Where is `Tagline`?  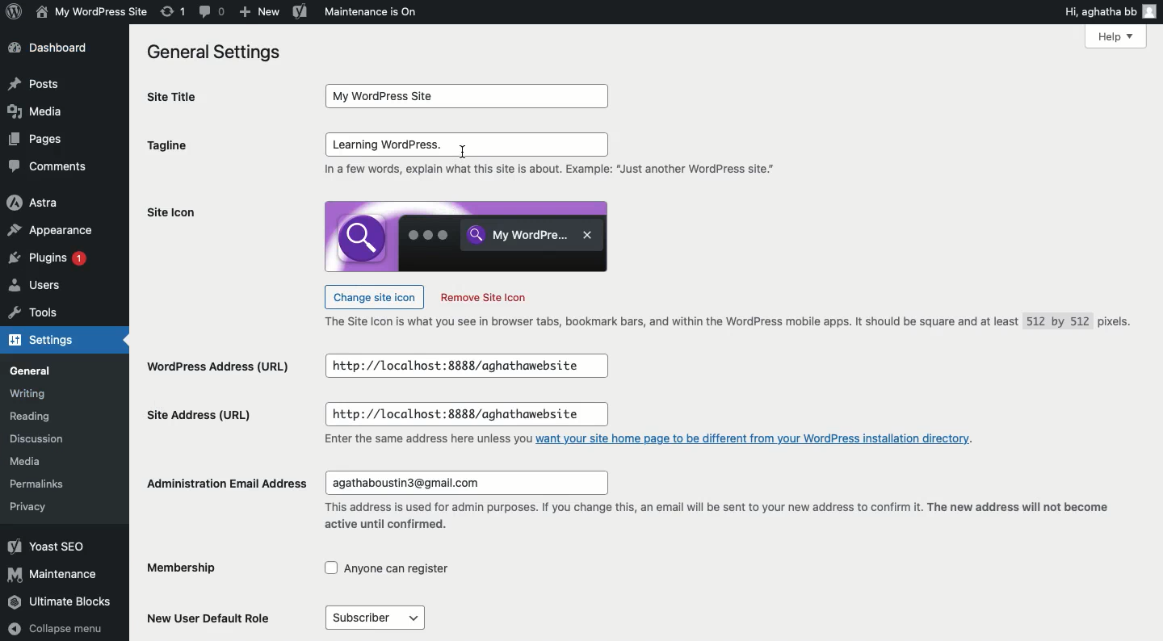
Tagline is located at coordinates (177, 143).